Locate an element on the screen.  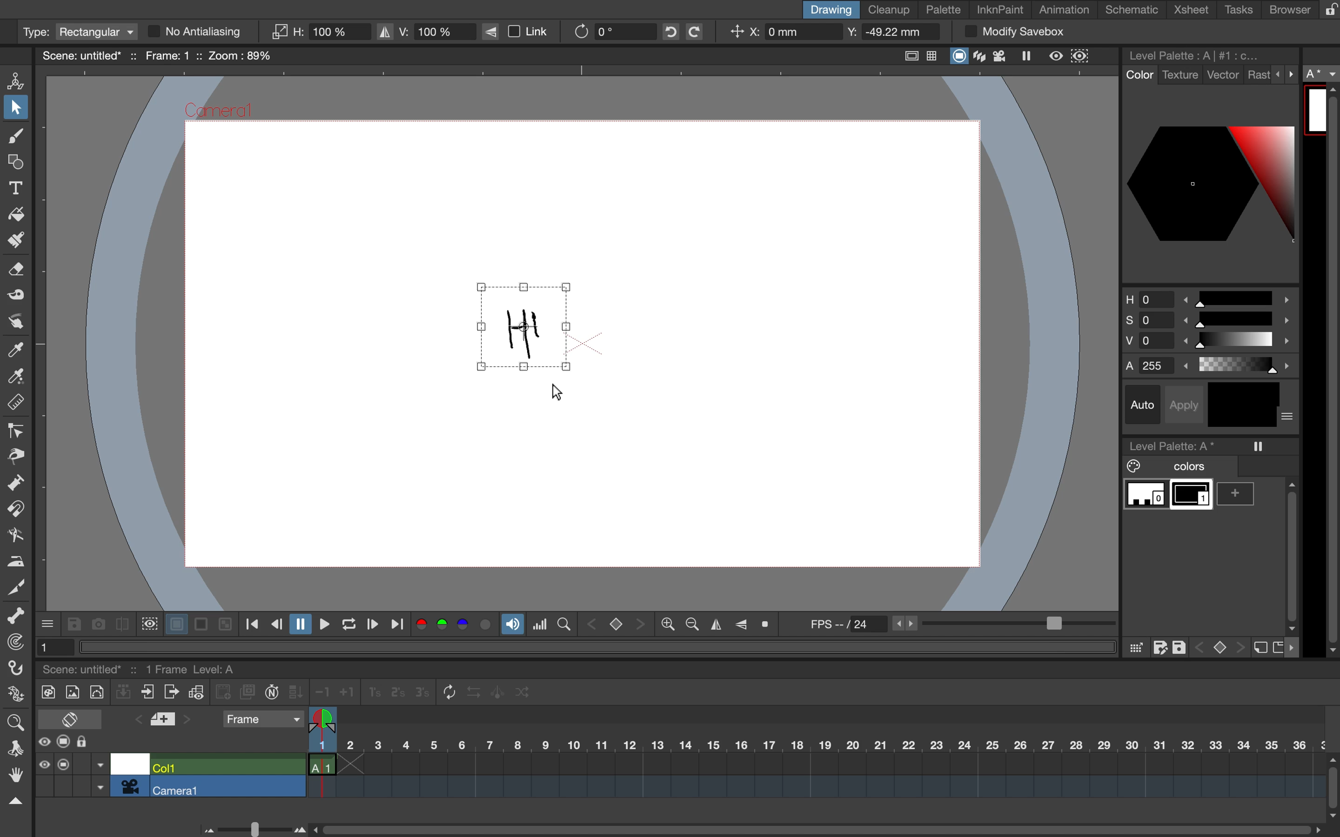
camera stand visibility toggle all is located at coordinates (64, 742).